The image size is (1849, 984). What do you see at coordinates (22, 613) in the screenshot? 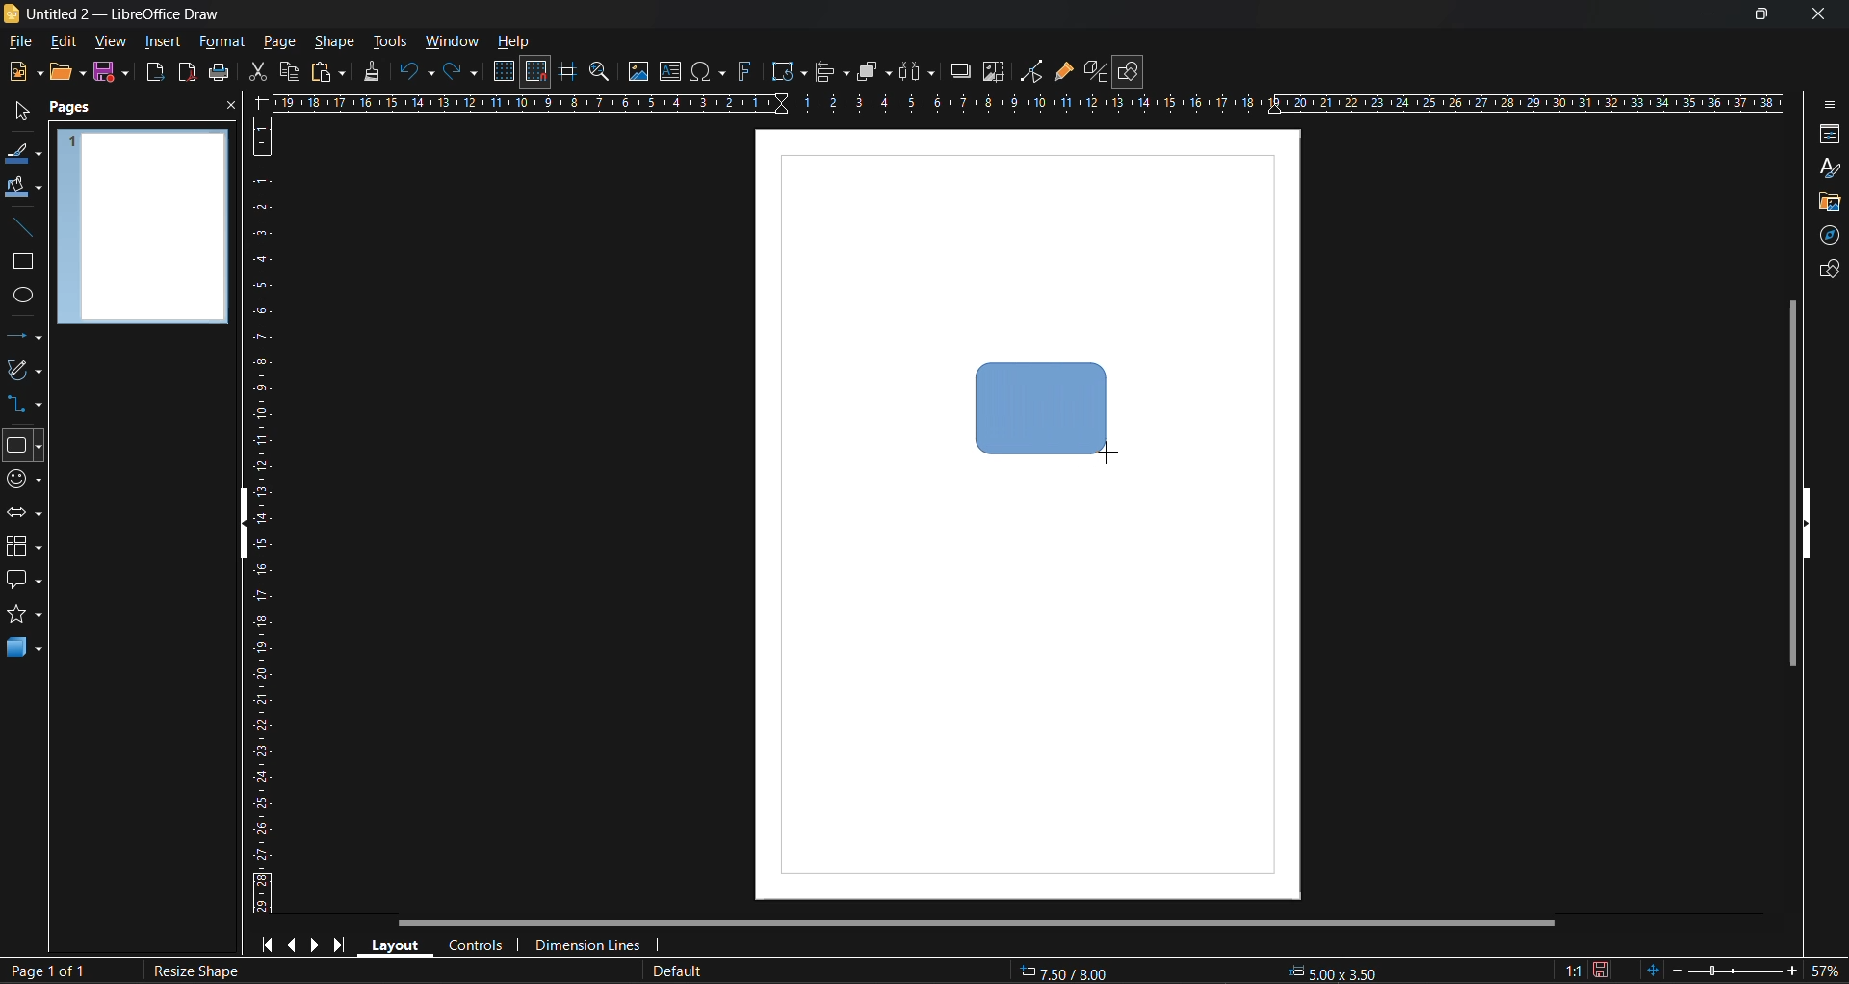
I see `stars and banners` at bounding box center [22, 613].